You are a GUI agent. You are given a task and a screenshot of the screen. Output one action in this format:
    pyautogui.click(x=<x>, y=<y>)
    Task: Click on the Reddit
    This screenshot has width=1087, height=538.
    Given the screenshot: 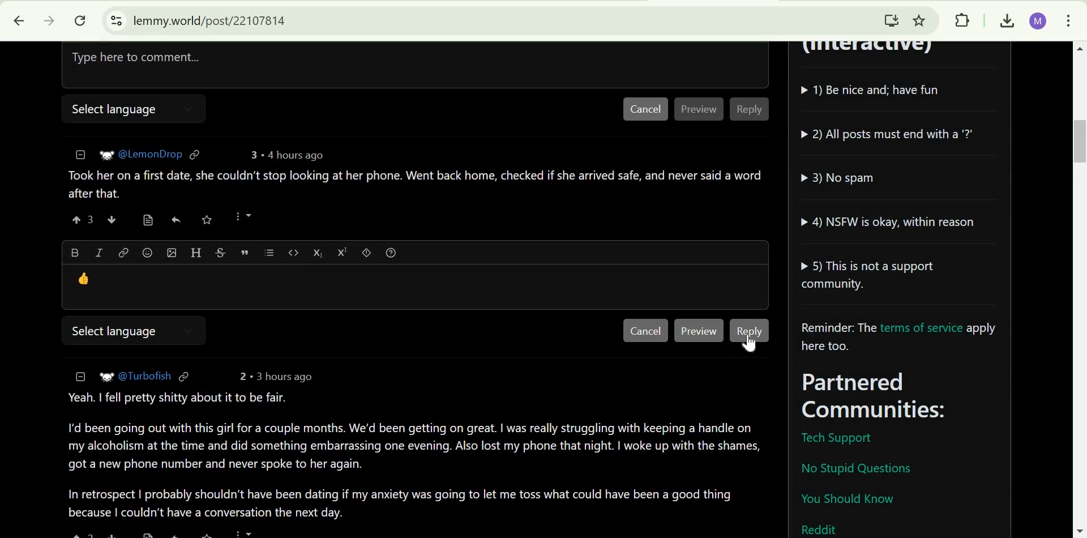 What is the action you would take?
    pyautogui.click(x=820, y=528)
    